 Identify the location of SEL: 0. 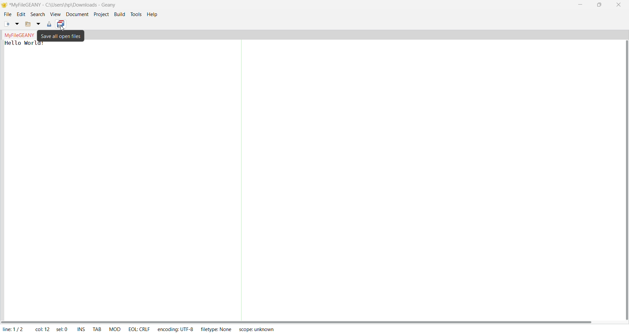
(62, 328).